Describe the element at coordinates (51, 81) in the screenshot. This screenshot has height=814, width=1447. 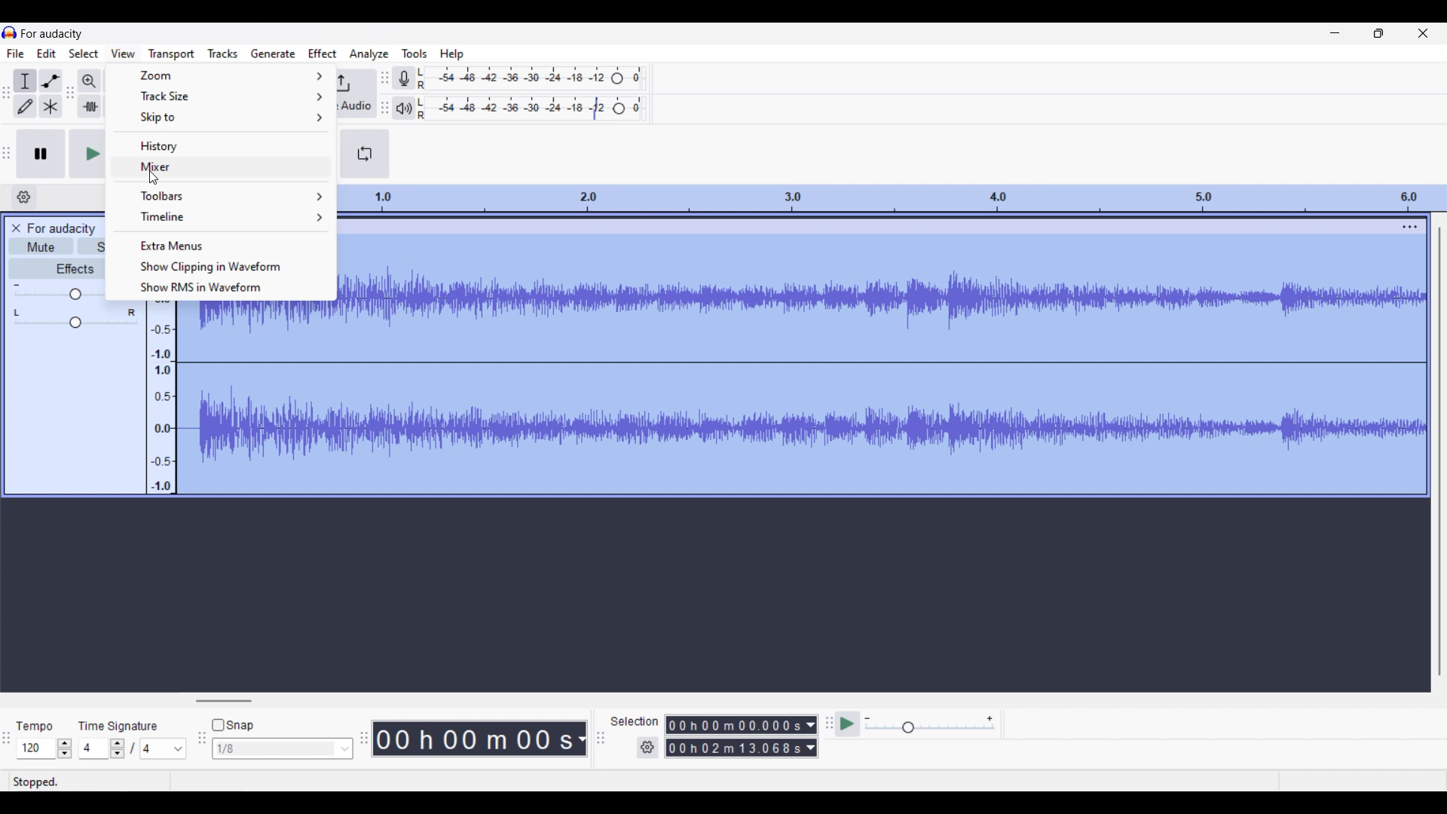
I see `Envelop tool` at that location.